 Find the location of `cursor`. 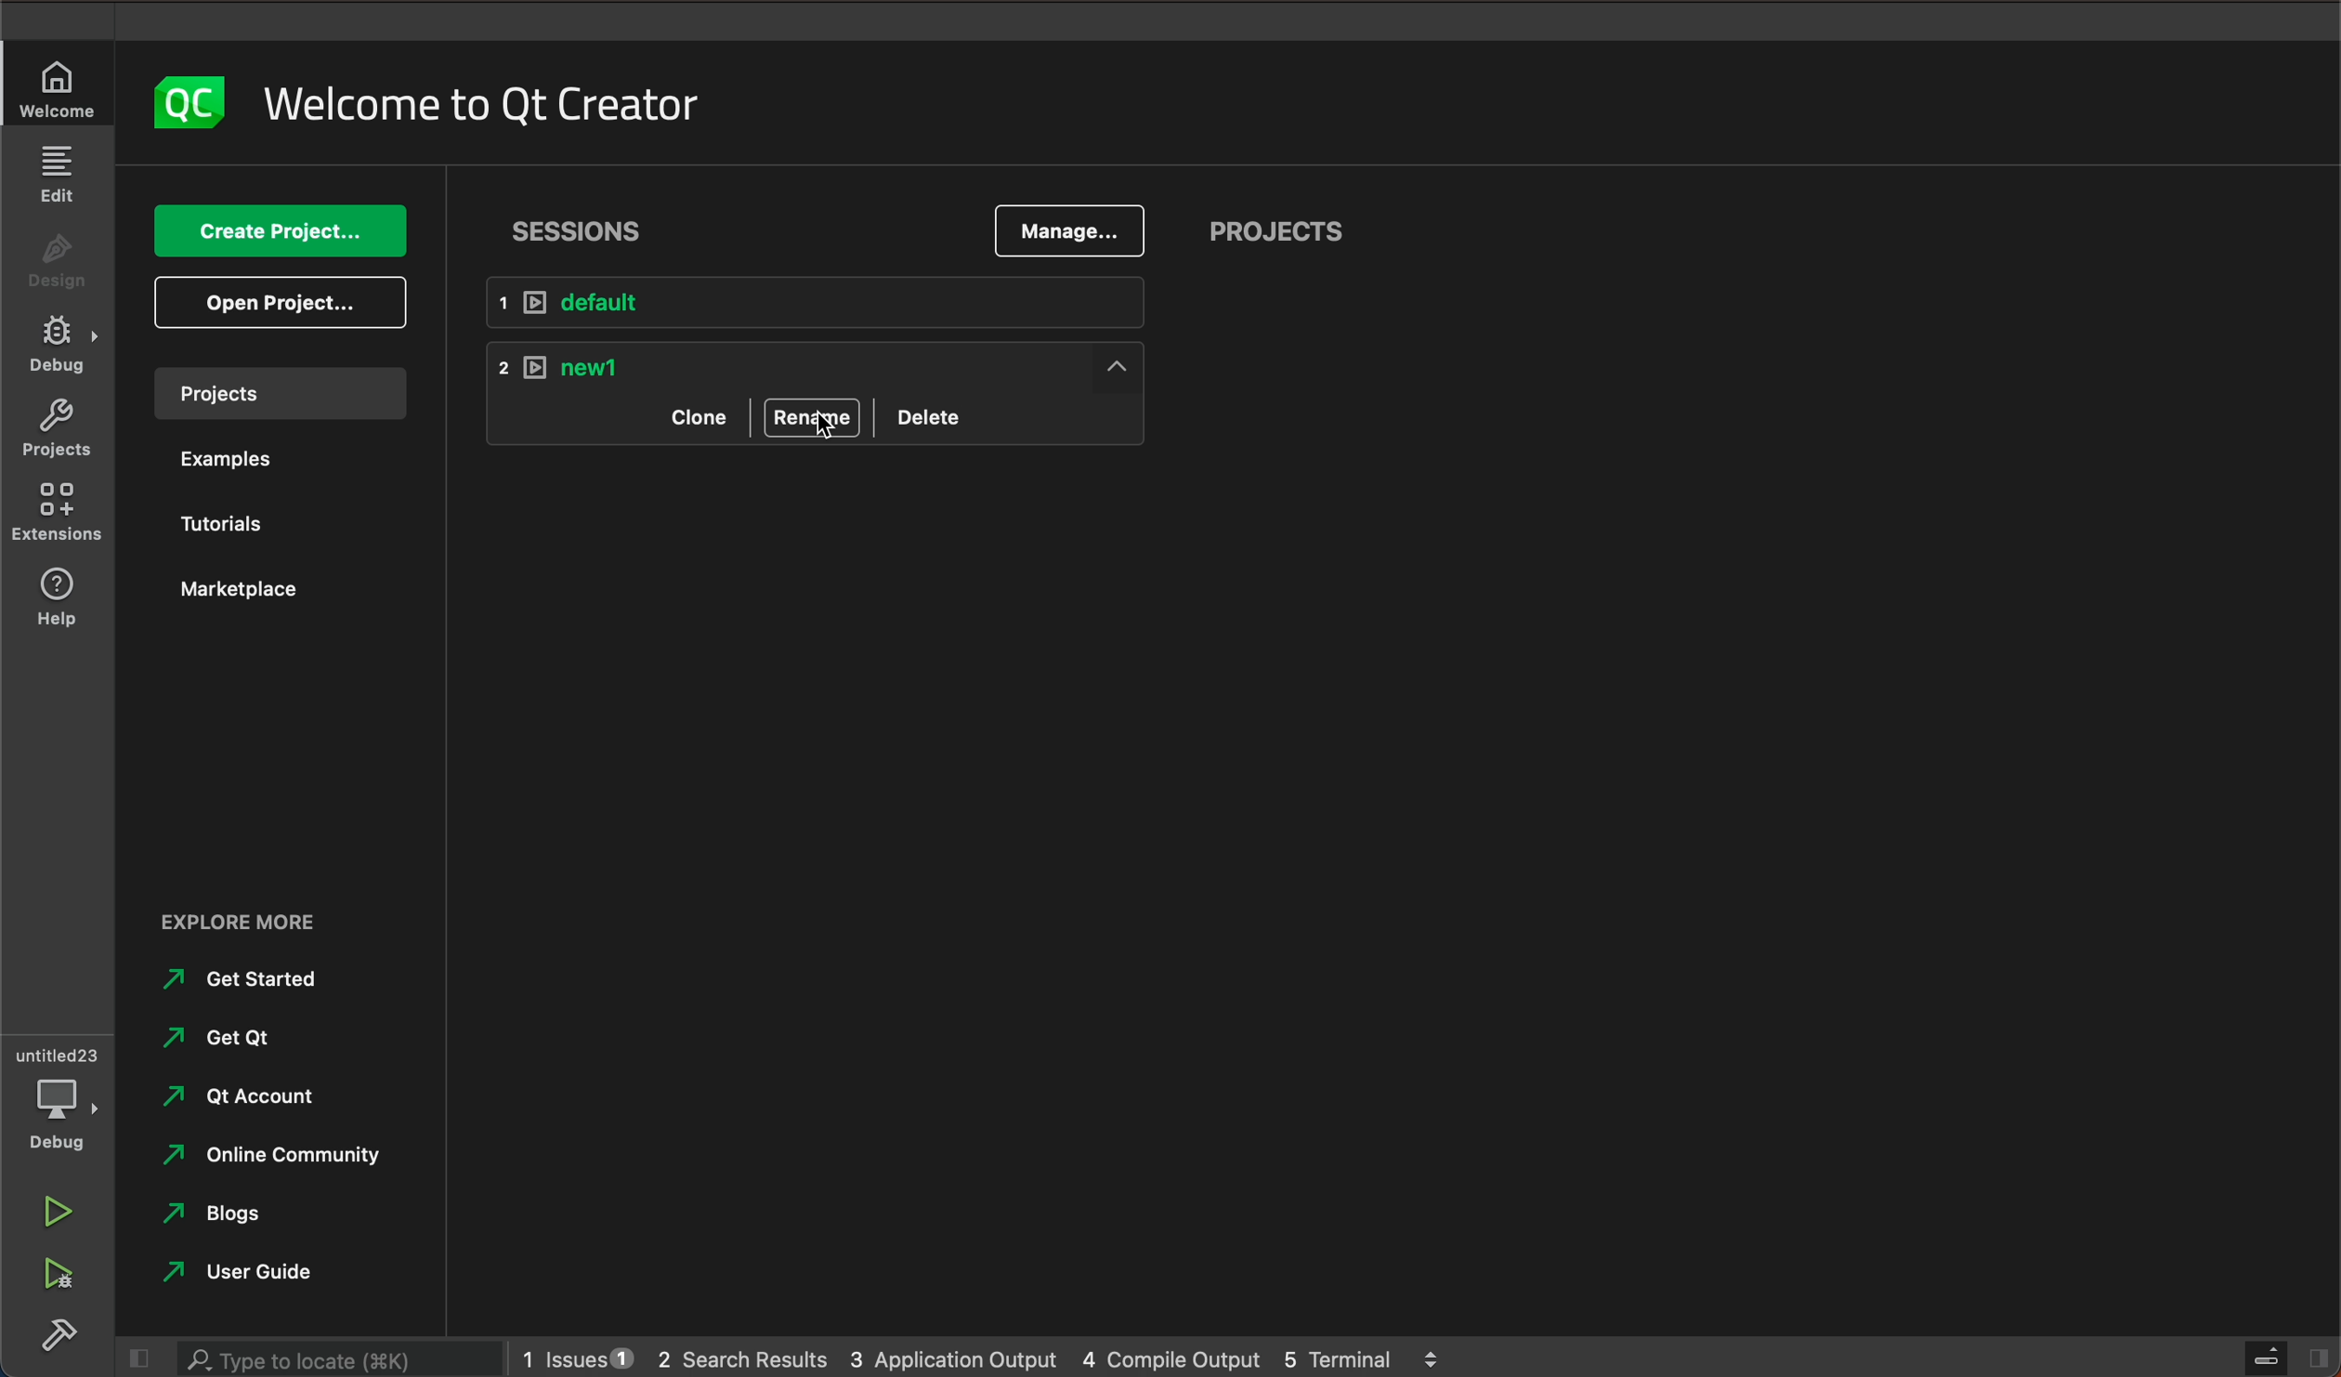

cursor is located at coordinates (829, 423).